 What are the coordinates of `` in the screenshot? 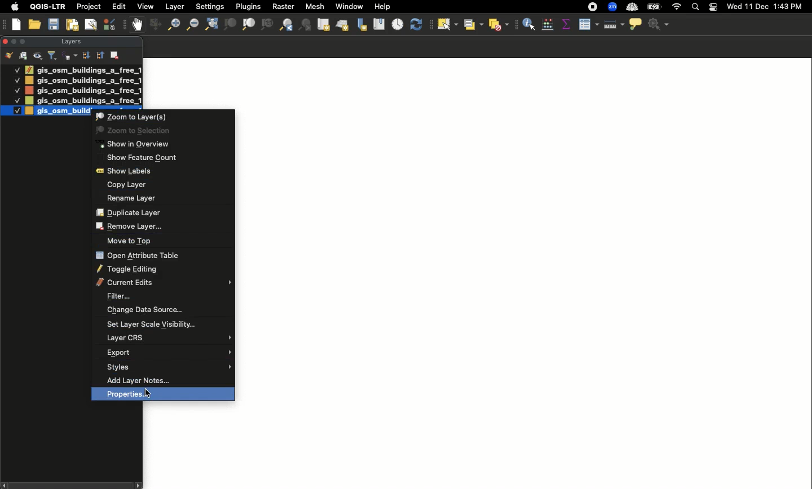 It's located at (5, 25).